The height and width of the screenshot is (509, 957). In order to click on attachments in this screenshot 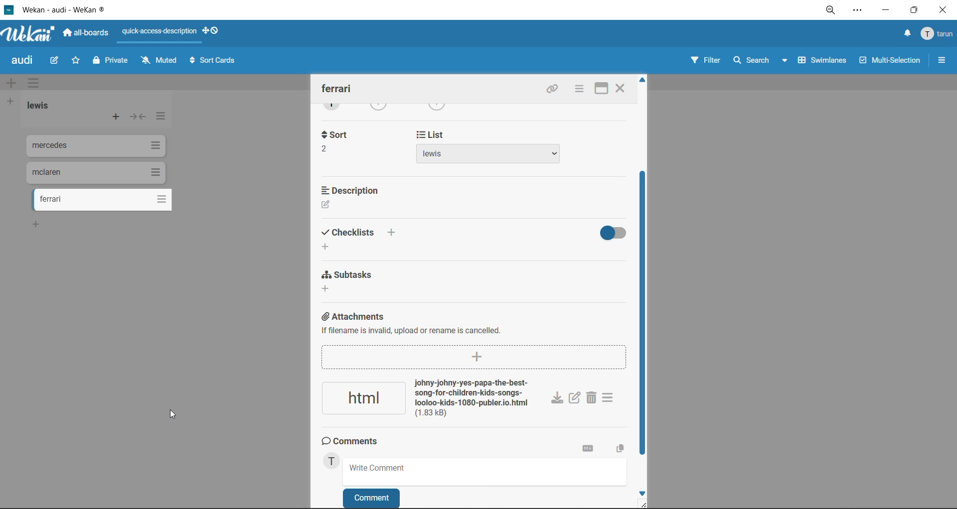, I will do `click(478, 341)`.